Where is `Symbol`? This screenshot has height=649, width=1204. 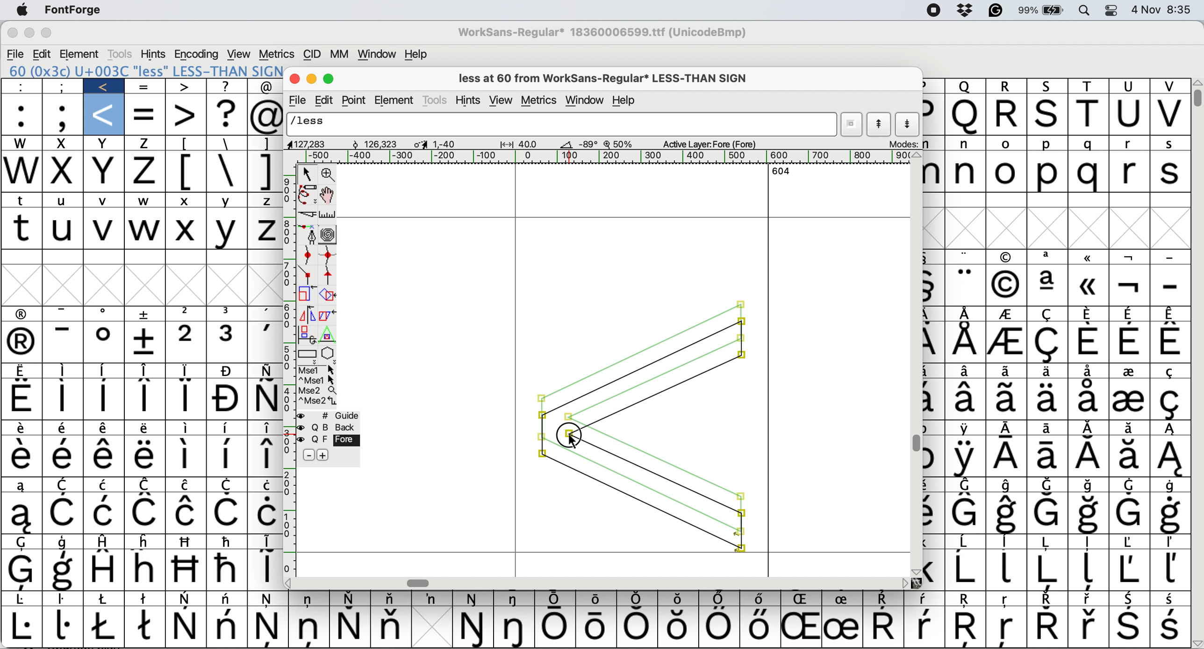
Symbol is located at coordinates (1047, 542).